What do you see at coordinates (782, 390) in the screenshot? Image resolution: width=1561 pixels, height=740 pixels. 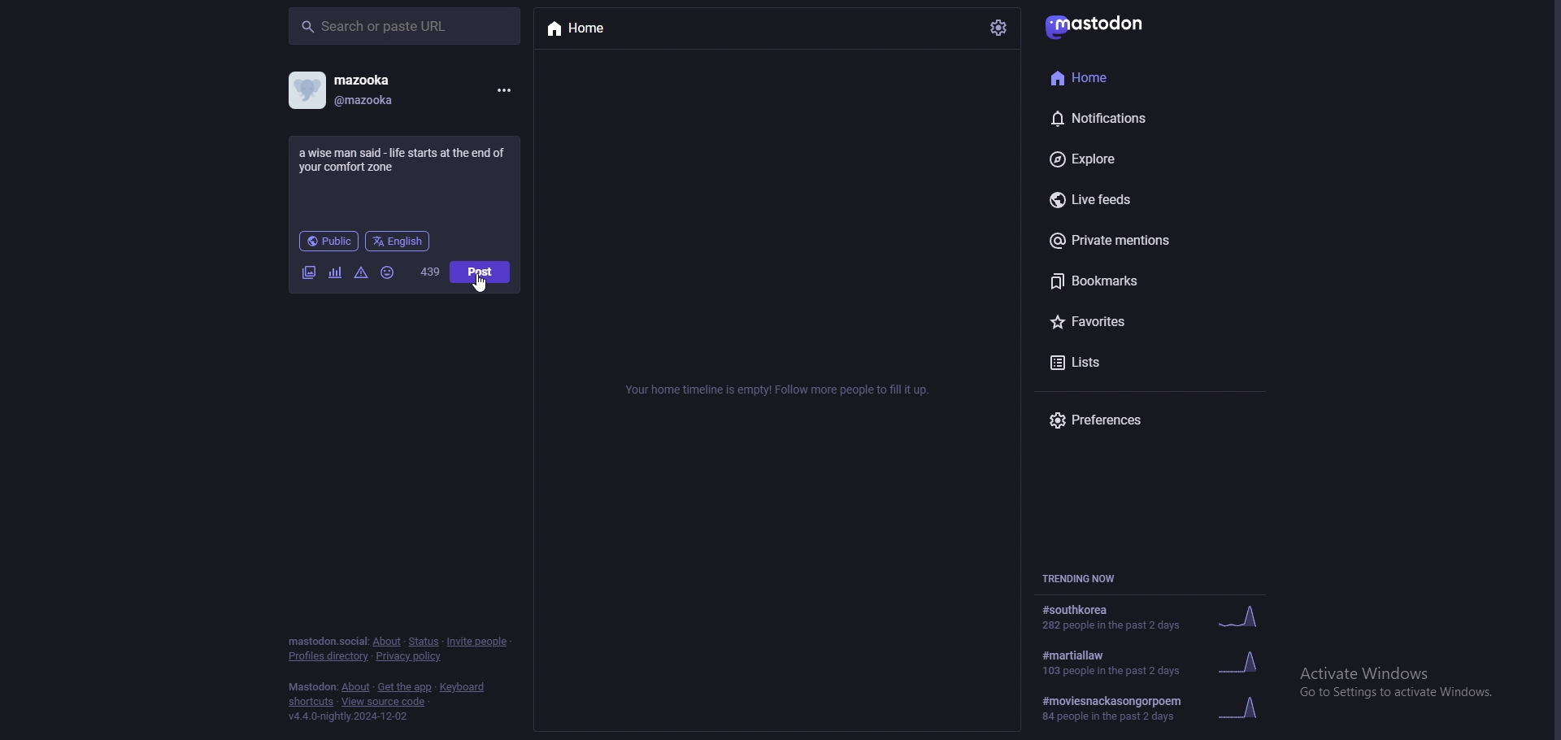 I see `info` at bounding box center [782, 390].